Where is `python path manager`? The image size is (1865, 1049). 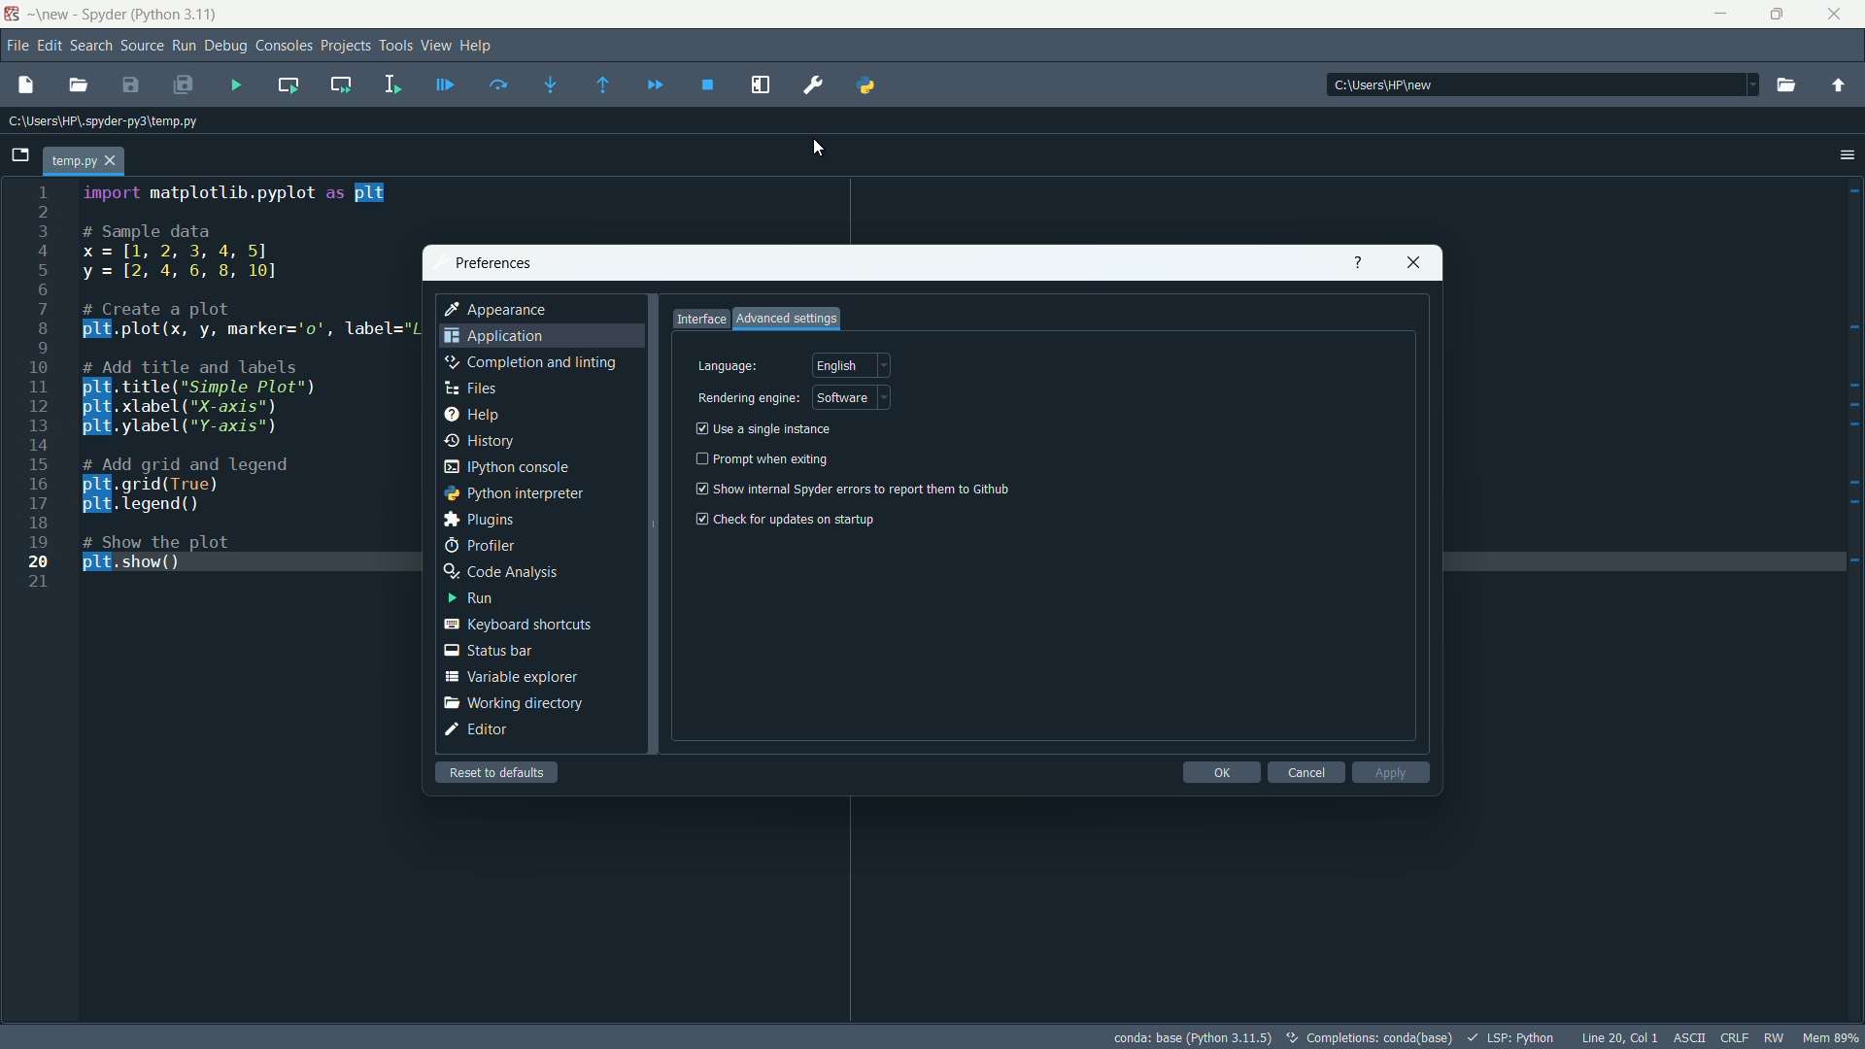
python path manager is located at coordinates (864, 85).